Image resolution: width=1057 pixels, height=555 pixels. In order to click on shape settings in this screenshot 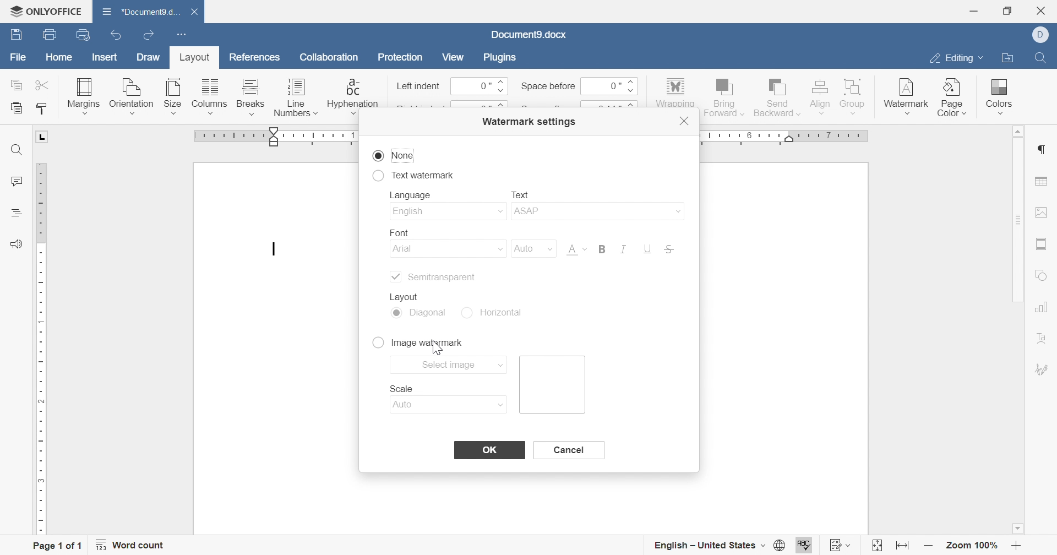, I will do `click(1042, 276)`.